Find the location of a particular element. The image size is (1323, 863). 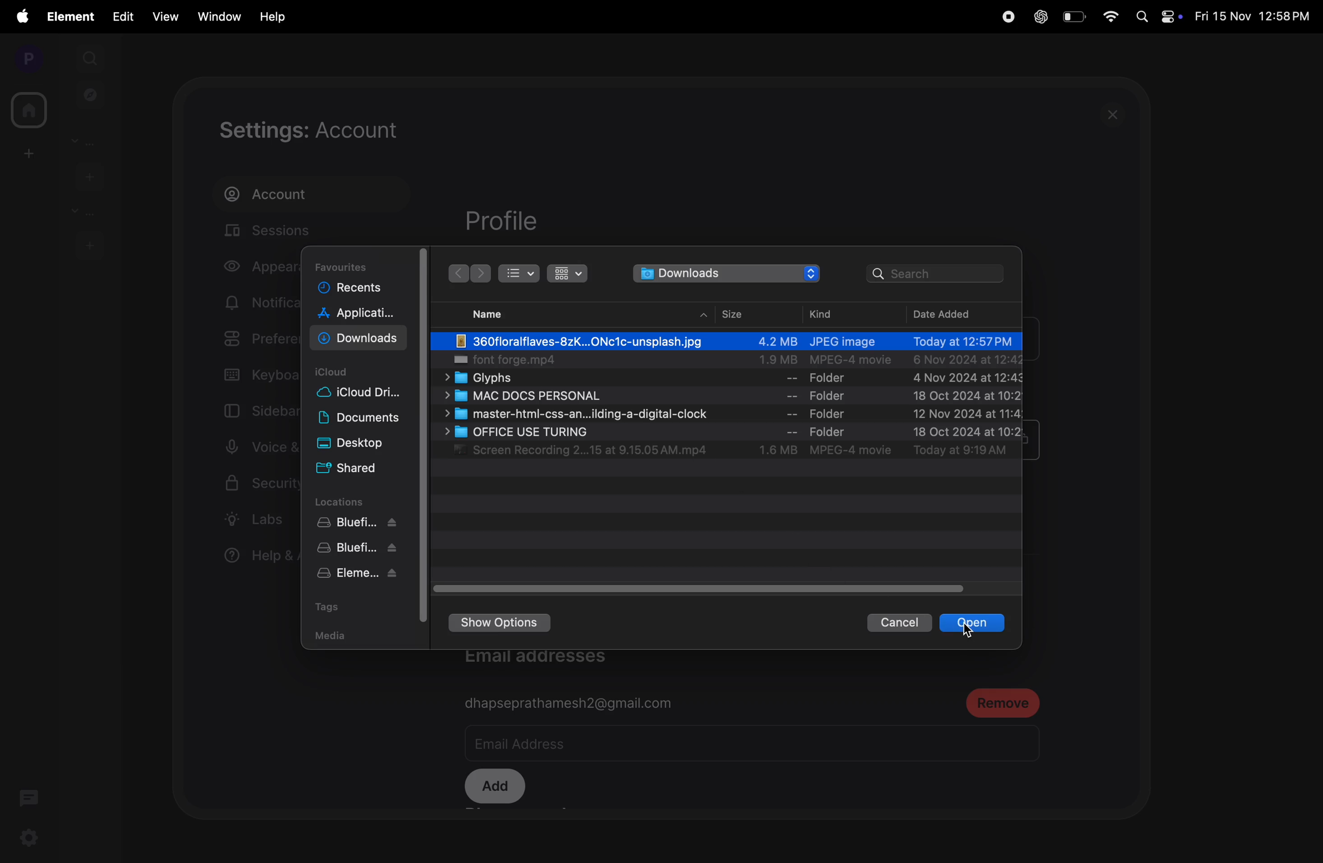

apple menu is located at coordinates (21, 16).